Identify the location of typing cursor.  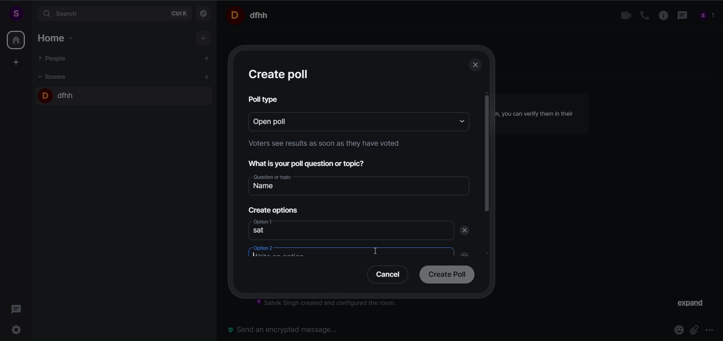
(259, 256).